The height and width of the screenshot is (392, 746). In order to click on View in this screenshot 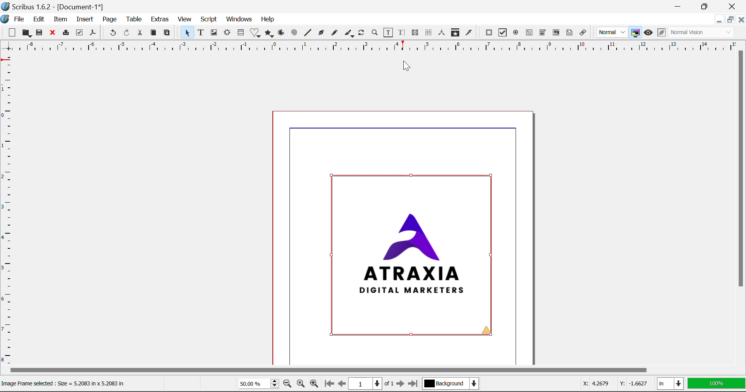, I will do `click(184, 19)`.